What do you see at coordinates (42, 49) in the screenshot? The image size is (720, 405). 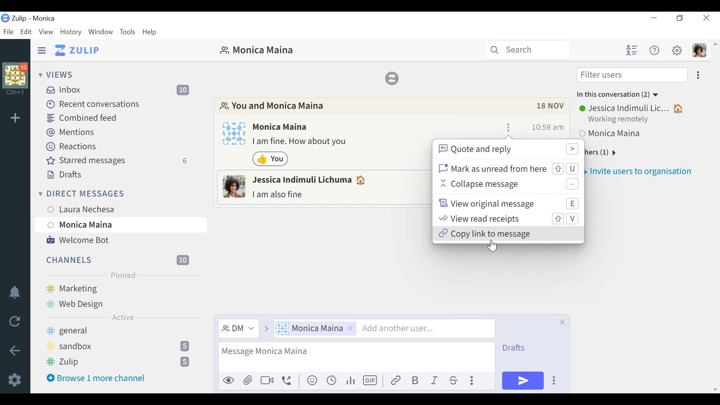 I see `Hide Sidebar` at bounding box center [42, 49].